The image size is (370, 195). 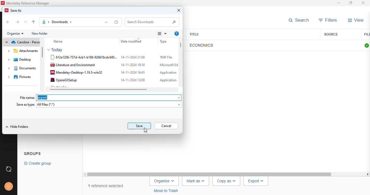 What do you see at coordinates (9, 186) in the screenshot?
I see `profile` at bounding box center [9, 186].